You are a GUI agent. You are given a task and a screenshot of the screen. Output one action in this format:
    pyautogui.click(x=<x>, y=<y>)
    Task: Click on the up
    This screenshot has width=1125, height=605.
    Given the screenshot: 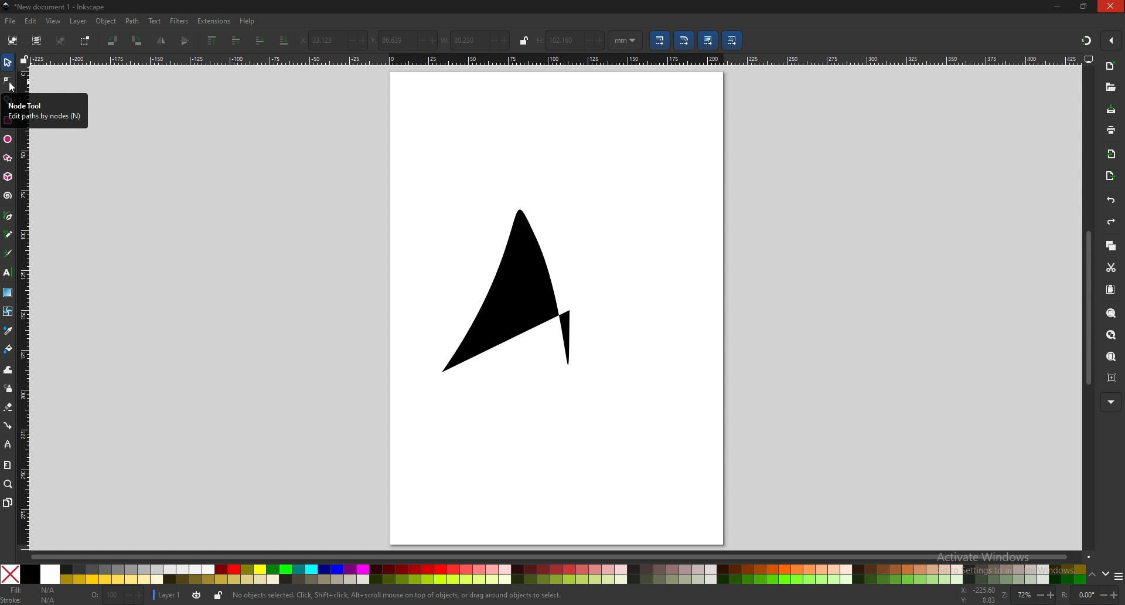 What is the action you would take?
    pyautogui.click(x=1092, y=575)
    